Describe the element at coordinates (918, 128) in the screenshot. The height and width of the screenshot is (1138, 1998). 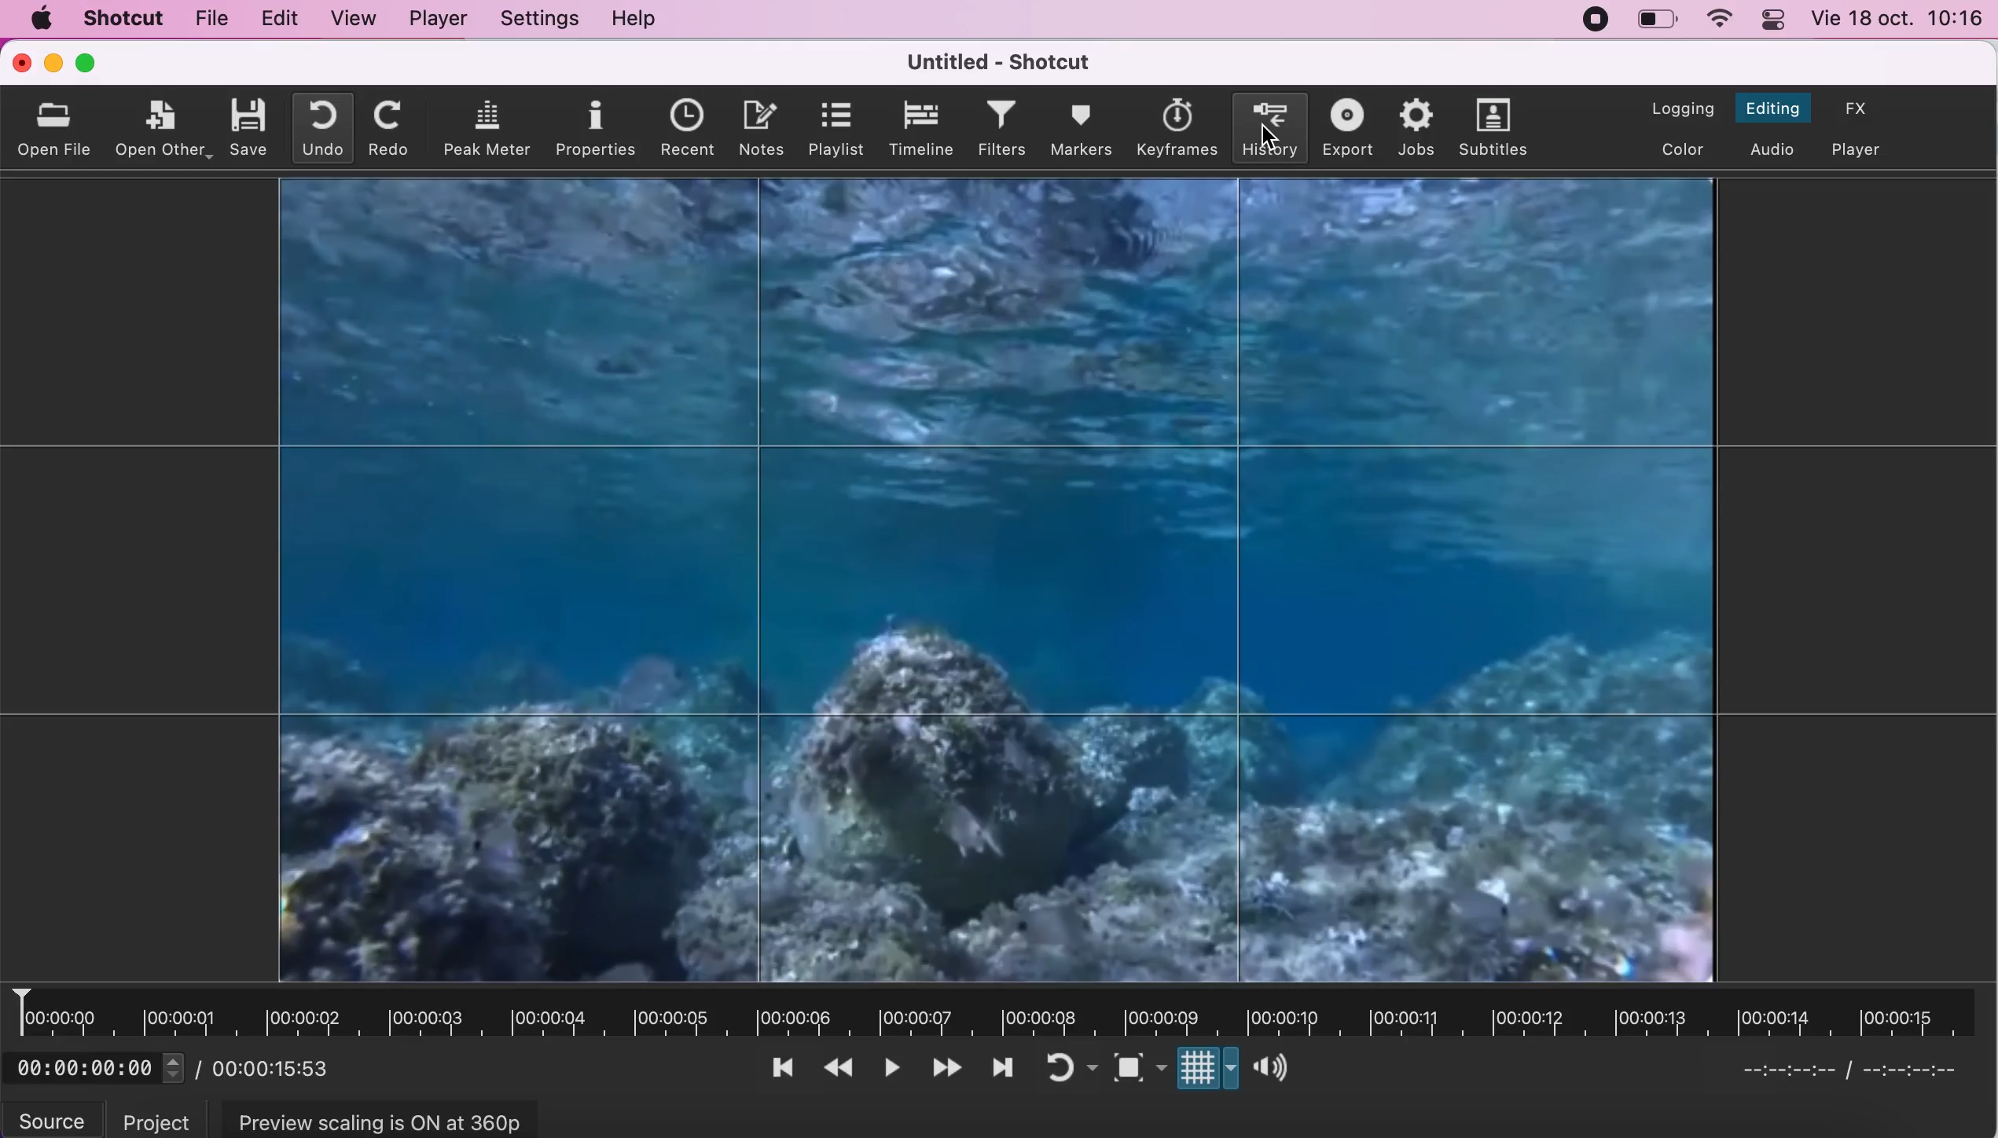
I see `timeline` at that location.